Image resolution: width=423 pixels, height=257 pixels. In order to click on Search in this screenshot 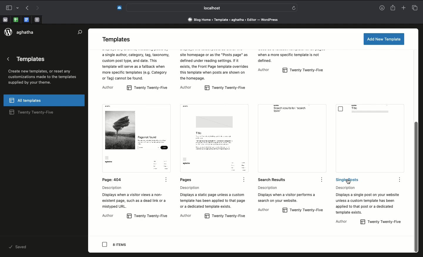, I will do `click(79, 33)`.